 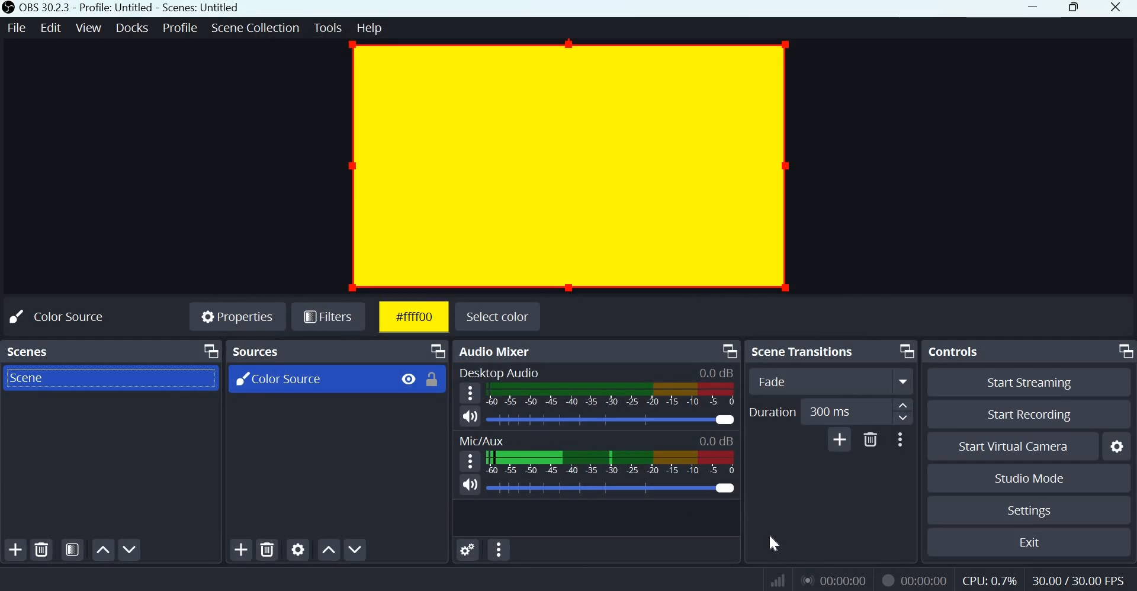 What do you see at coordinates (72, 550) in the screenshot?
I see `Open scene filters` at bounding box center [72, 550].